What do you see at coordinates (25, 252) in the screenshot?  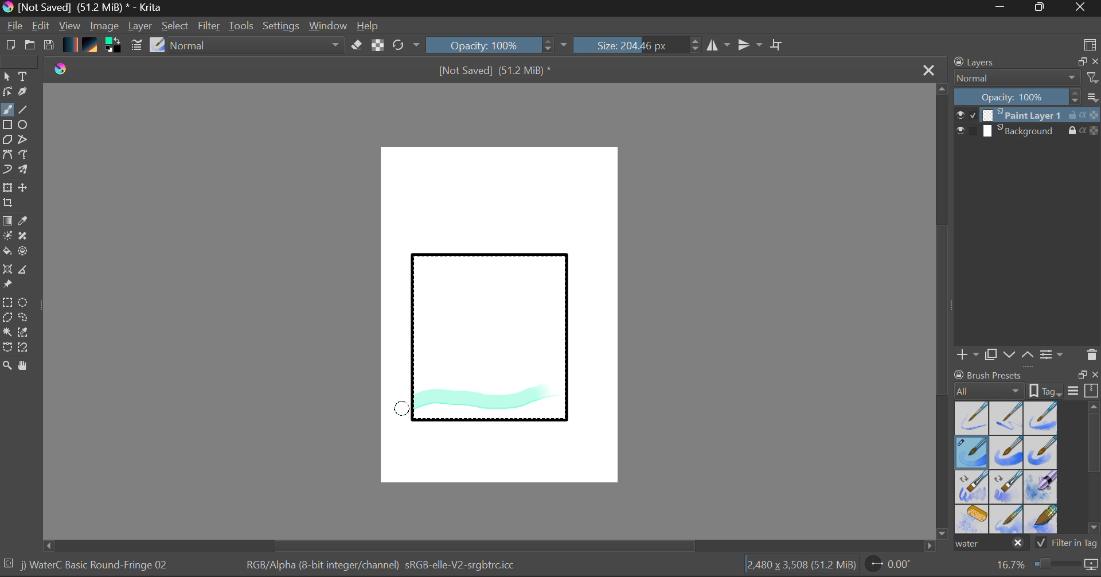 I see `Enclose and Fill` at bounding box center [25, 252].